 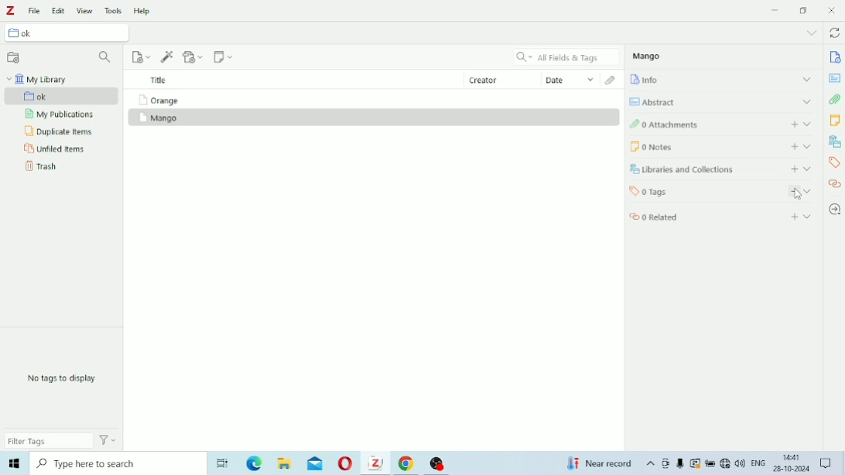 I want to click on Zotero, so click(x=377, y=463).